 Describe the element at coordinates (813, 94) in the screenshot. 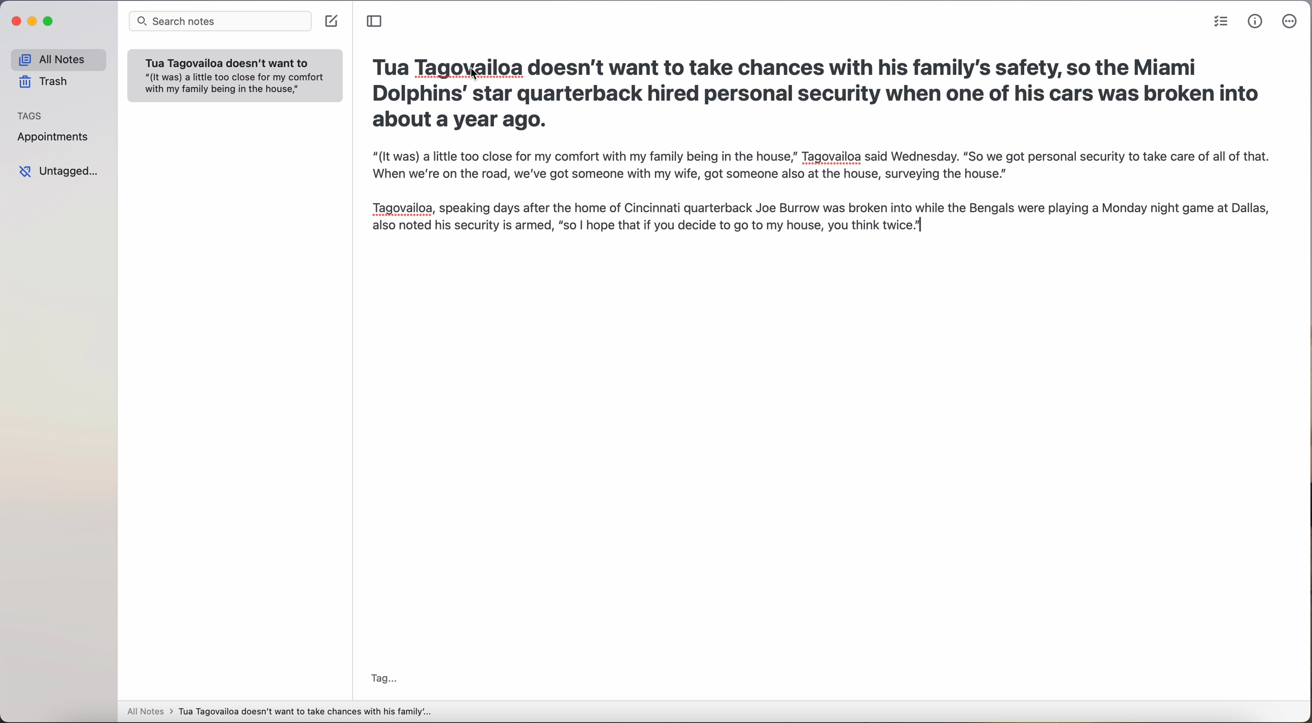

I see `Tua Tagovailoa doesn't want to take chances with his family's safety, so the Miami Dolphins' star quarterback hired personal security when one of his cars was broken into about a year ago.` at that location.